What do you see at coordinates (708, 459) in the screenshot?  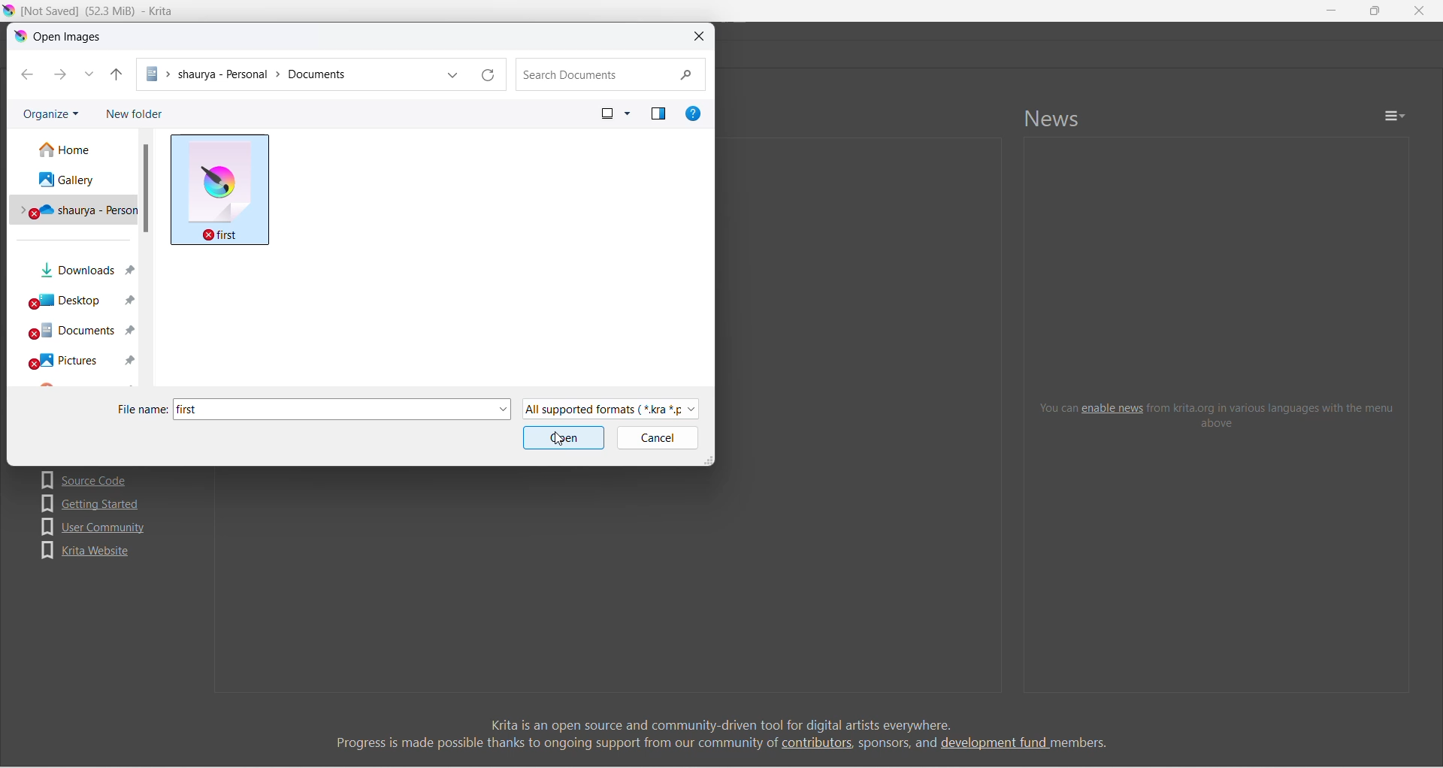 I see `Change dimension of window` at bounding box center [708, 459].